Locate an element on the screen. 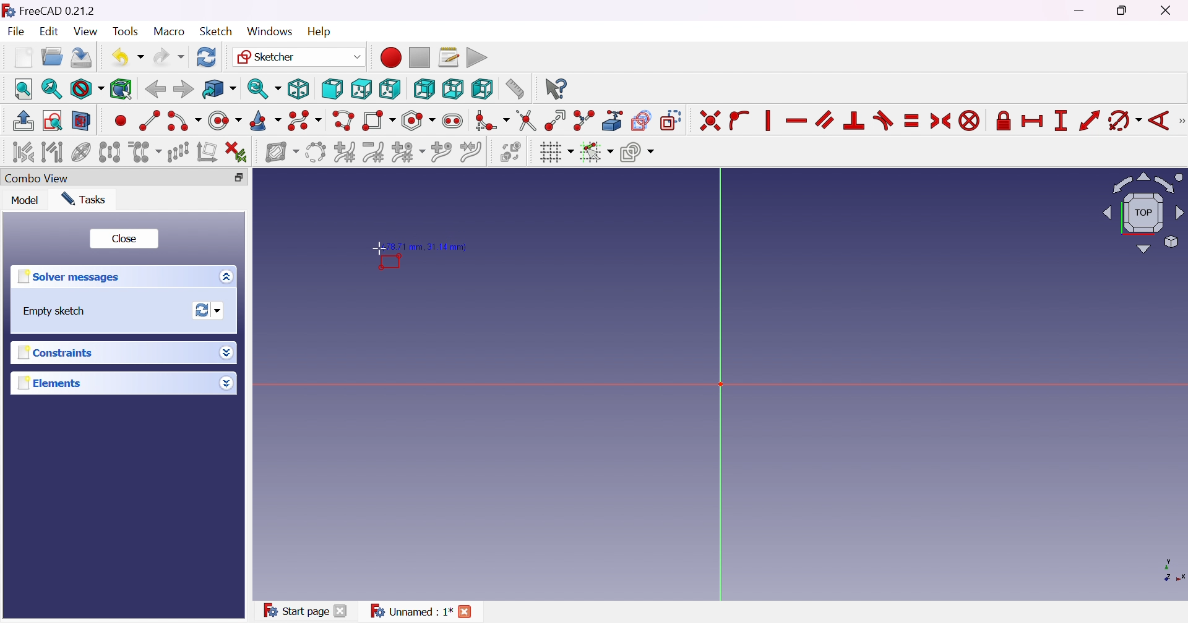 Image resolution: width=1188 pixels, height=623 pixels. More options is located at coordinates (230, 276).